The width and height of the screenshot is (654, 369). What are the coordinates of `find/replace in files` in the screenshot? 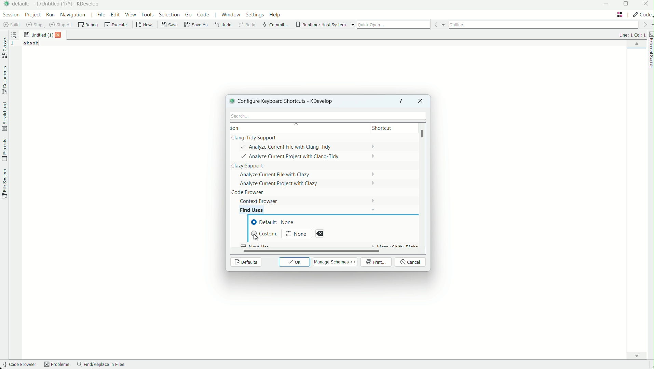 It's located at (101, 365).